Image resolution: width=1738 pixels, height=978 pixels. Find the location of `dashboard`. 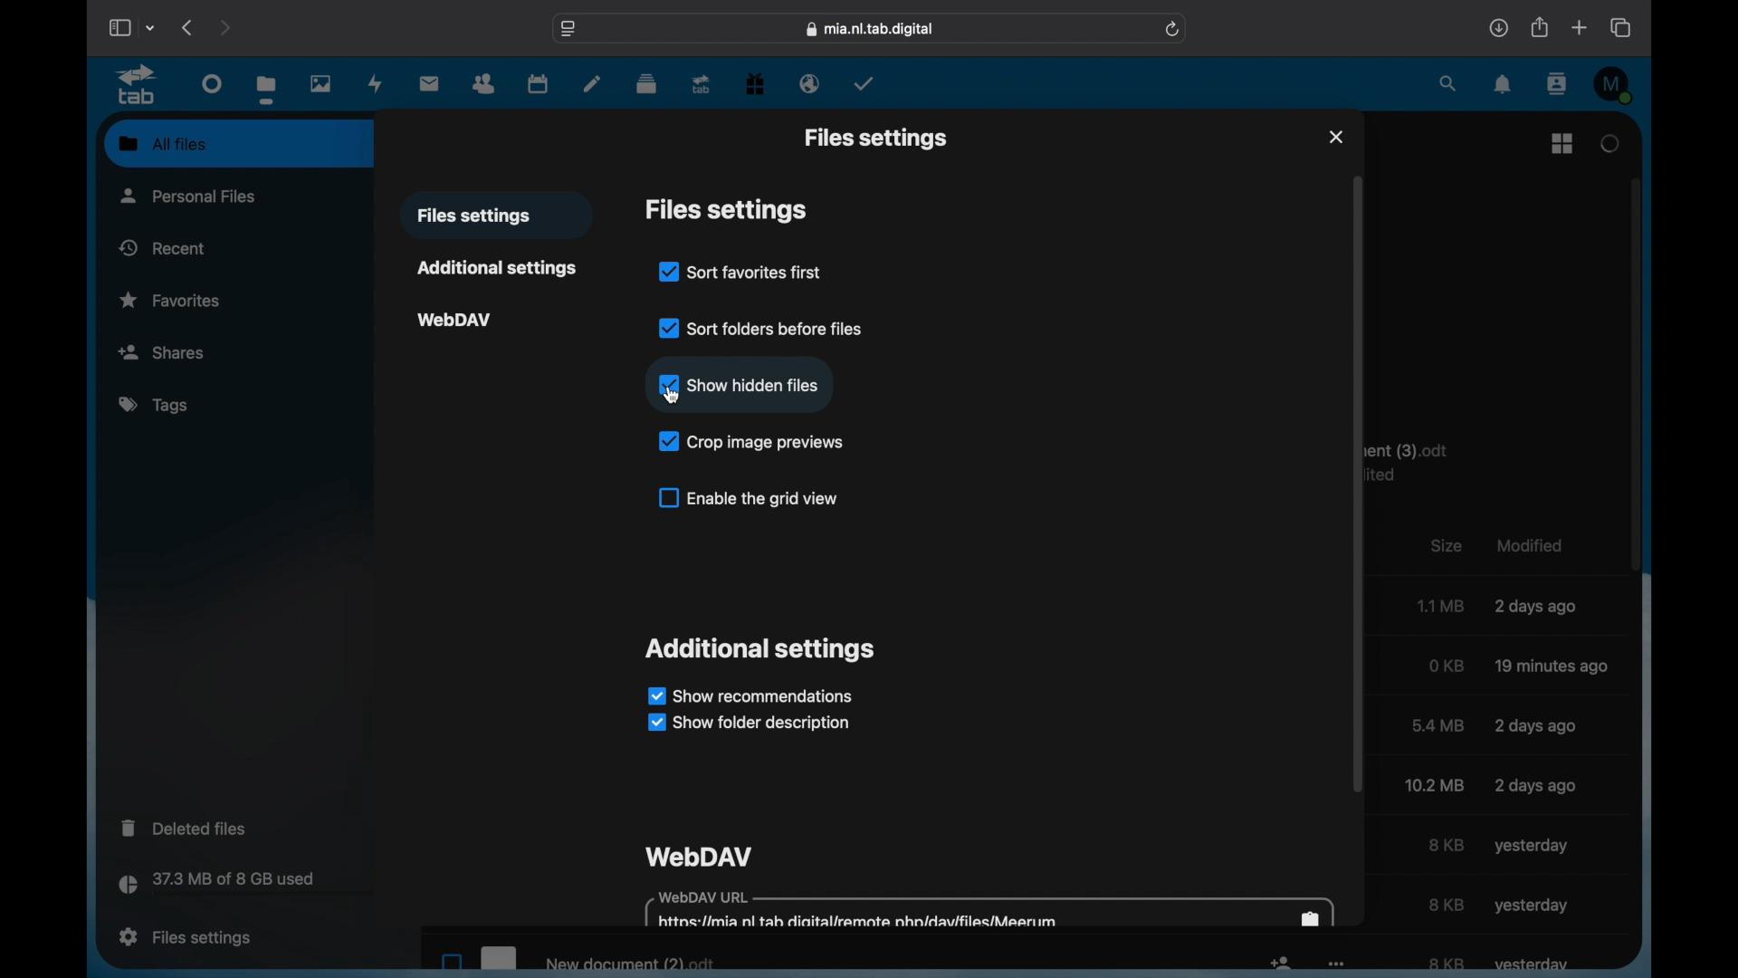

dashboard is located at coordinates (212, 85).